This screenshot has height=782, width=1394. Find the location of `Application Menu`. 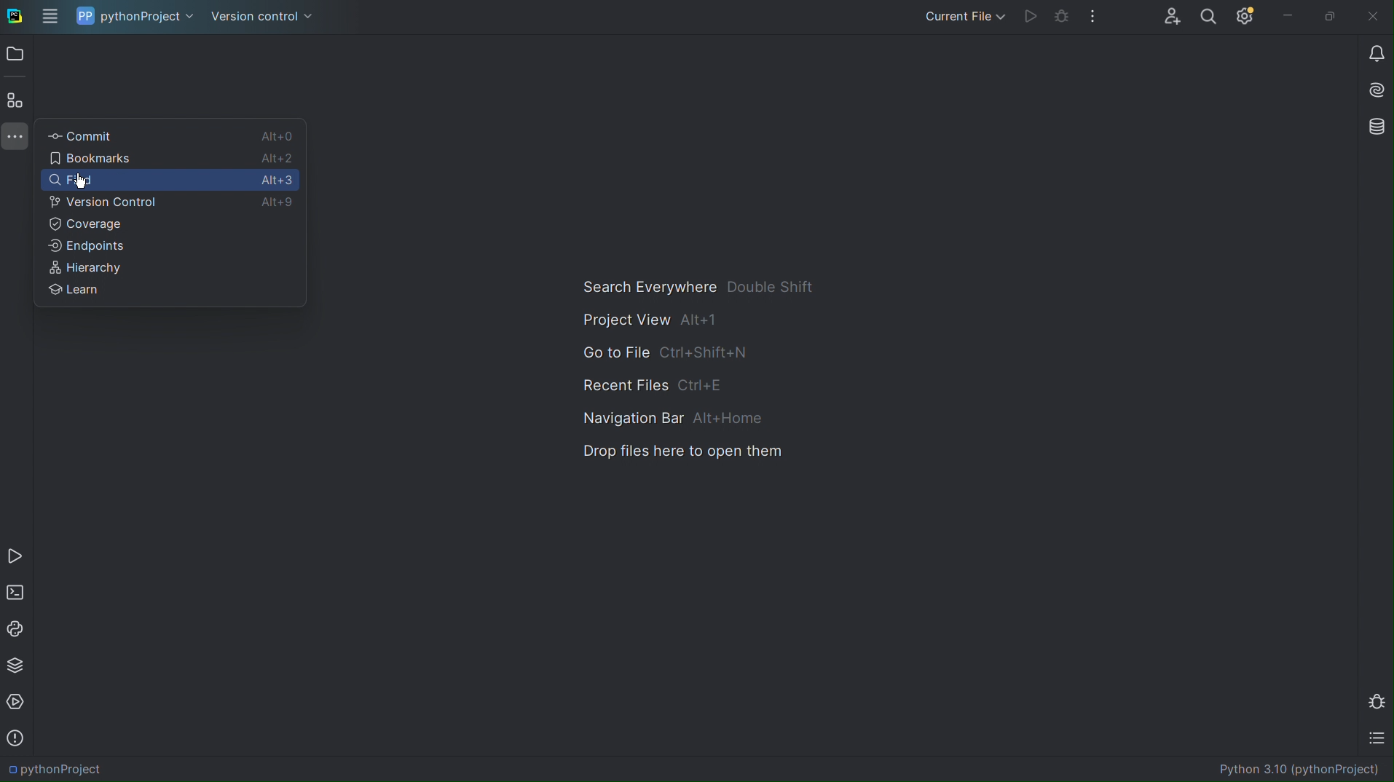

Application Menu is located at coordinates (50, 15).